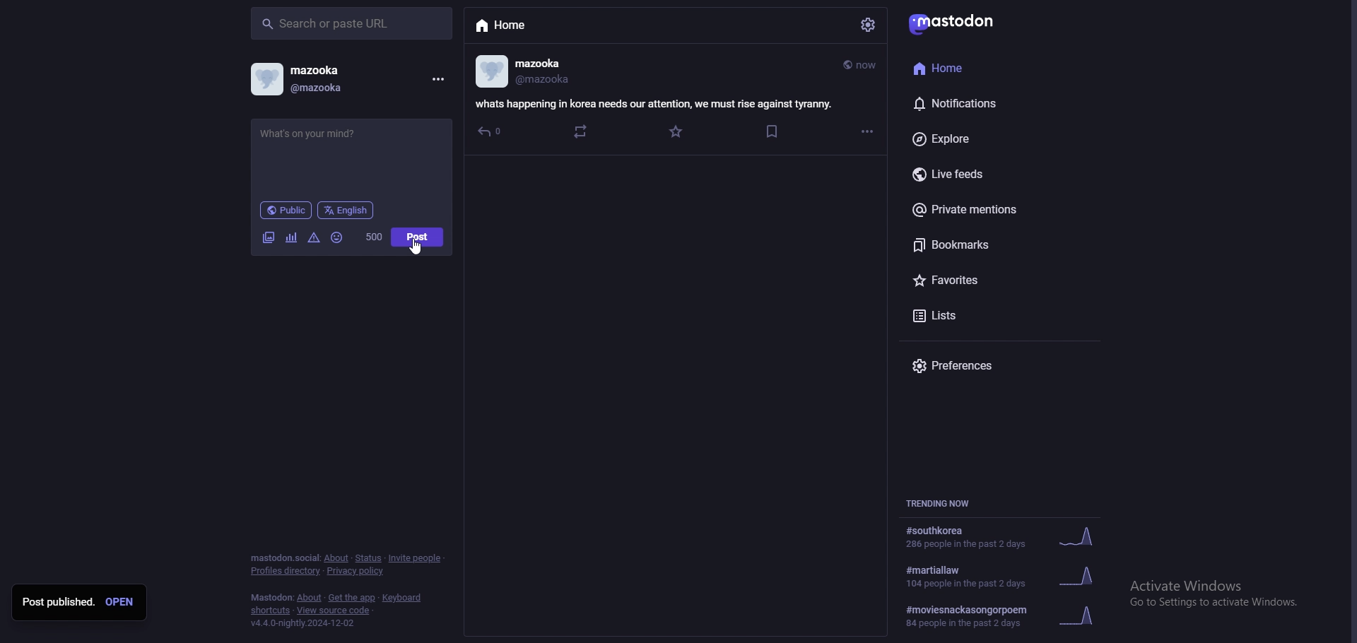 The width and height of the screenshot is (1357, 643). Describe the element at coordinates (1003, 536) in the screenshot. I see `trending` at that location.